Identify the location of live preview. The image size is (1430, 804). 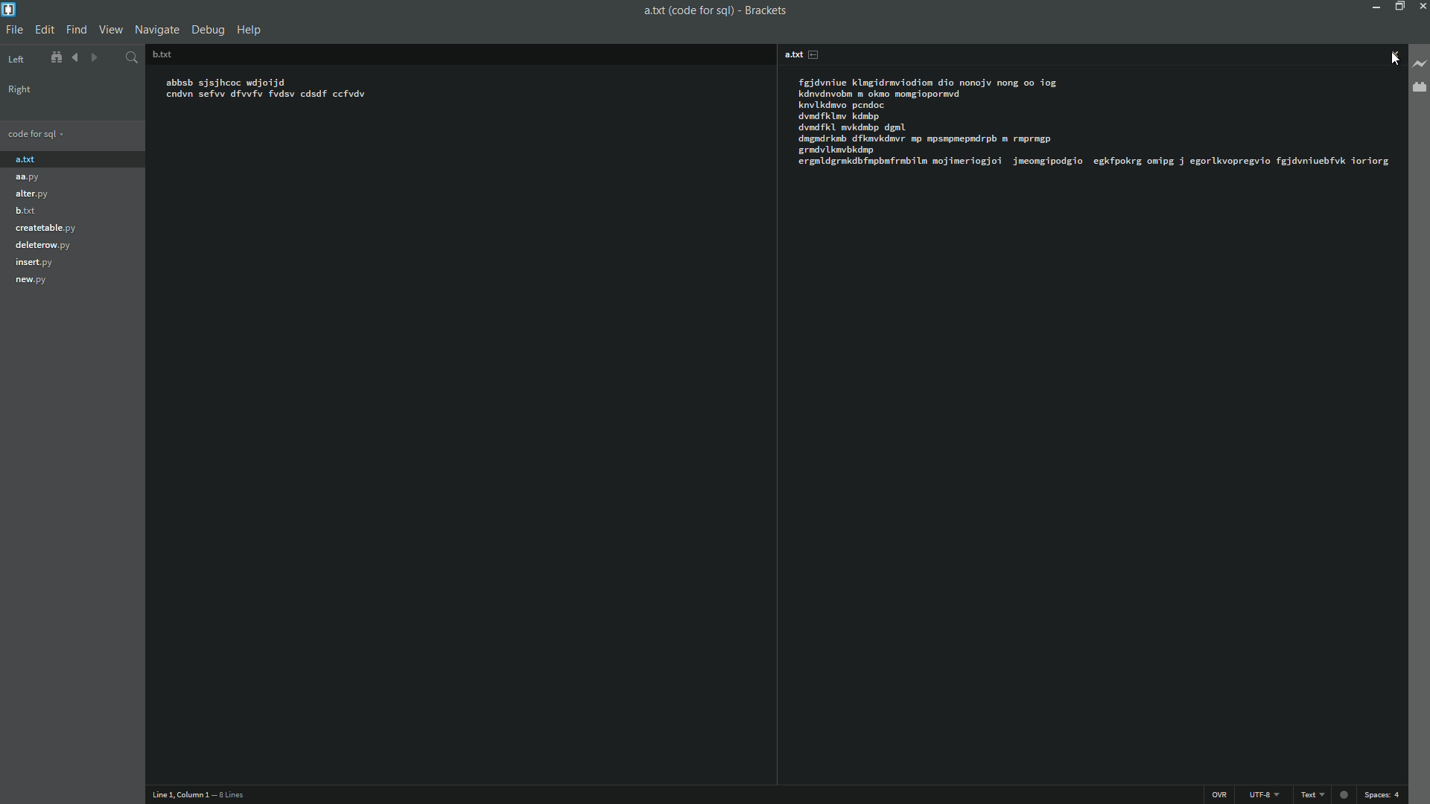
(1421, 63).